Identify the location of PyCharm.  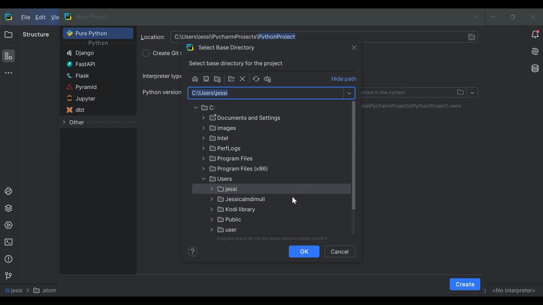
(68, 16).